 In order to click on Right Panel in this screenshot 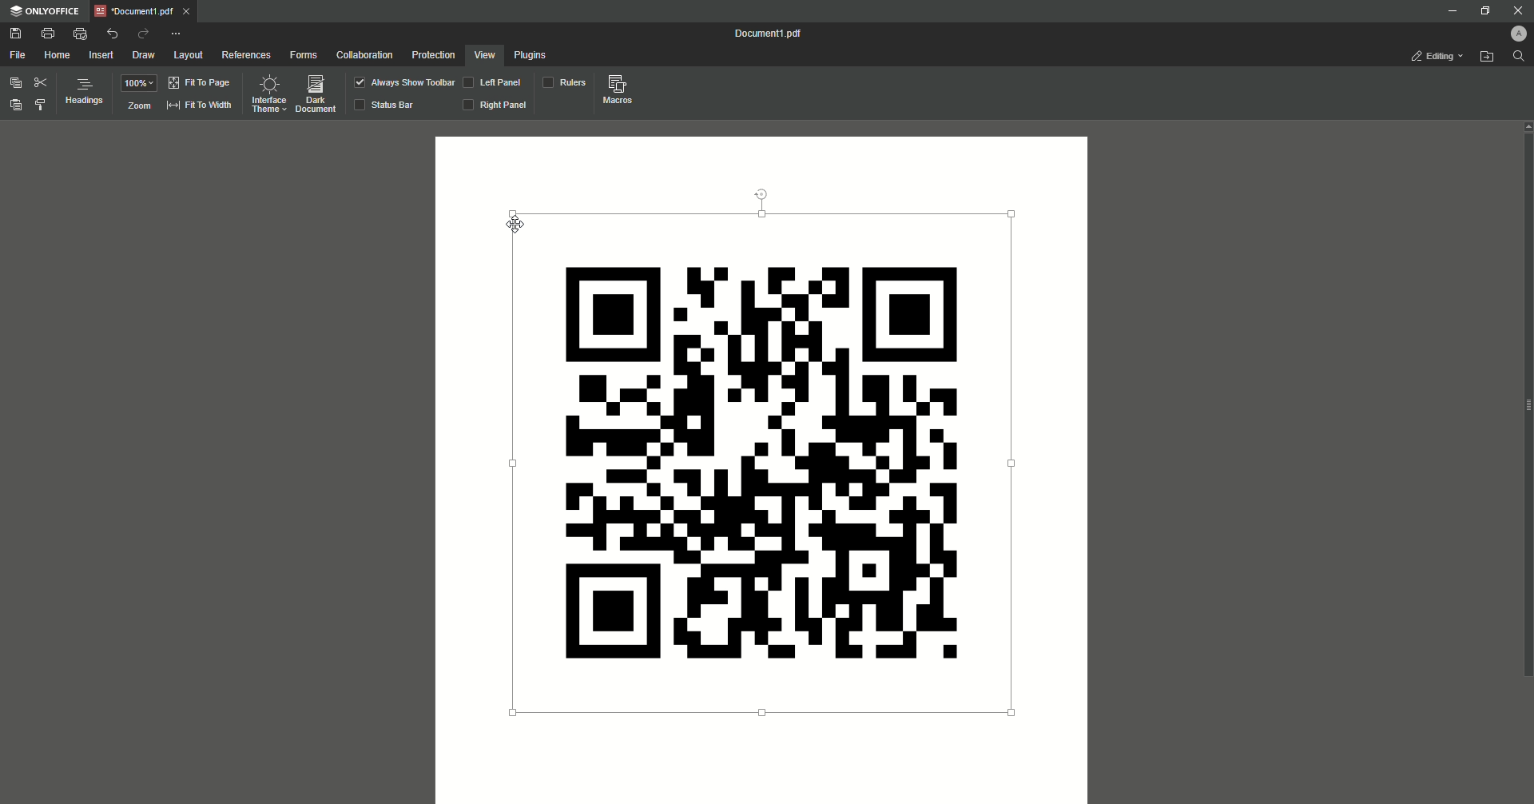, I will do `click(496, 105)`.